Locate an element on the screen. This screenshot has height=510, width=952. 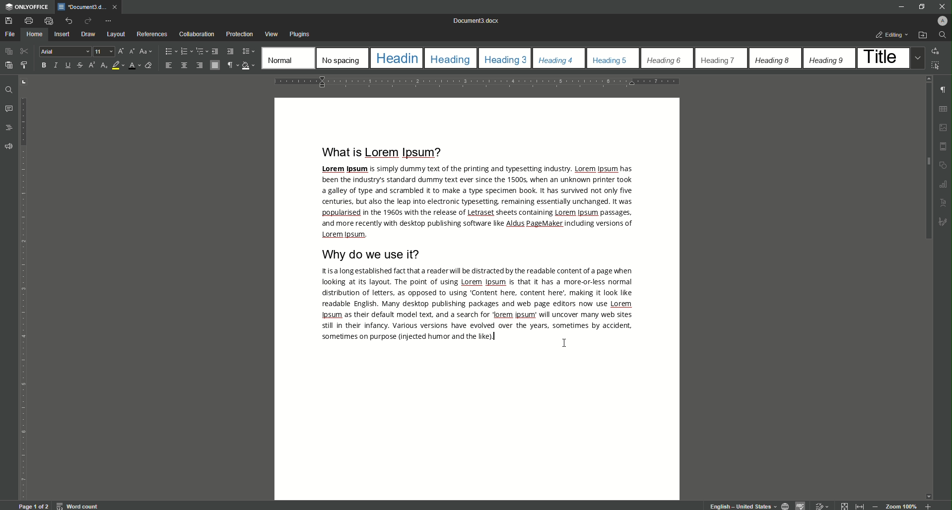
Text uppercase is located at coordinates (945, 203).